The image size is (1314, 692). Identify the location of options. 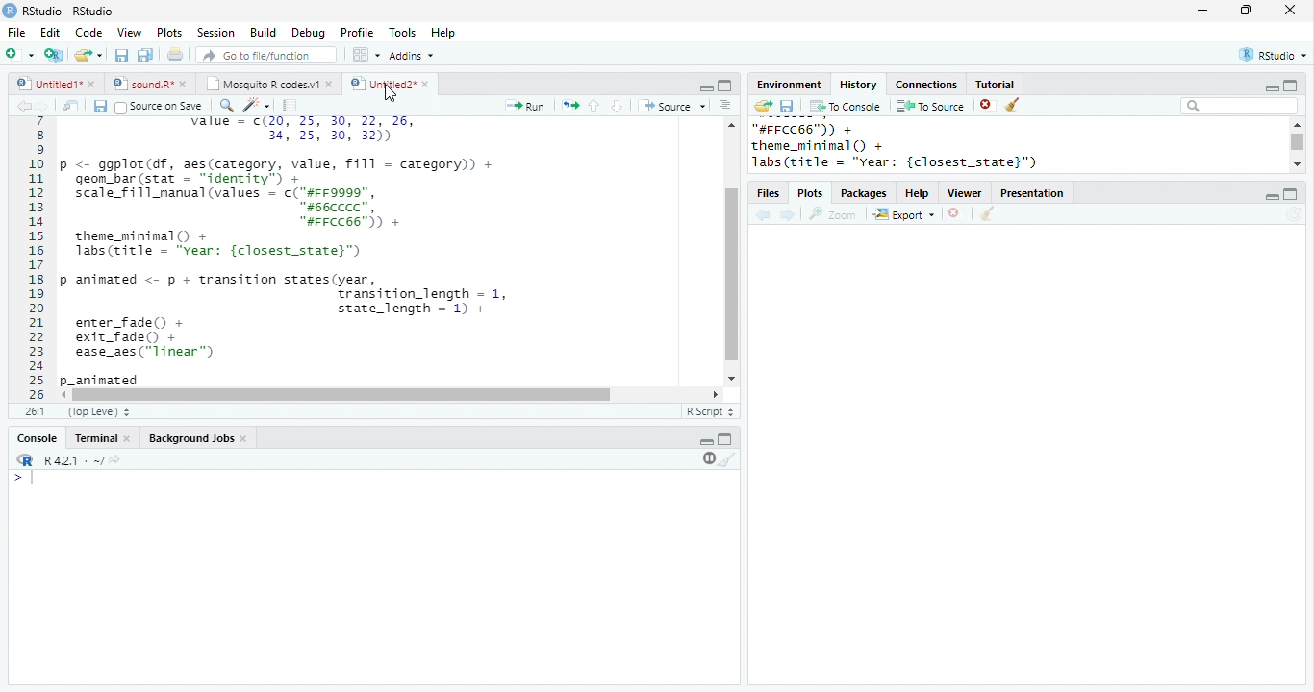
(723, 105).